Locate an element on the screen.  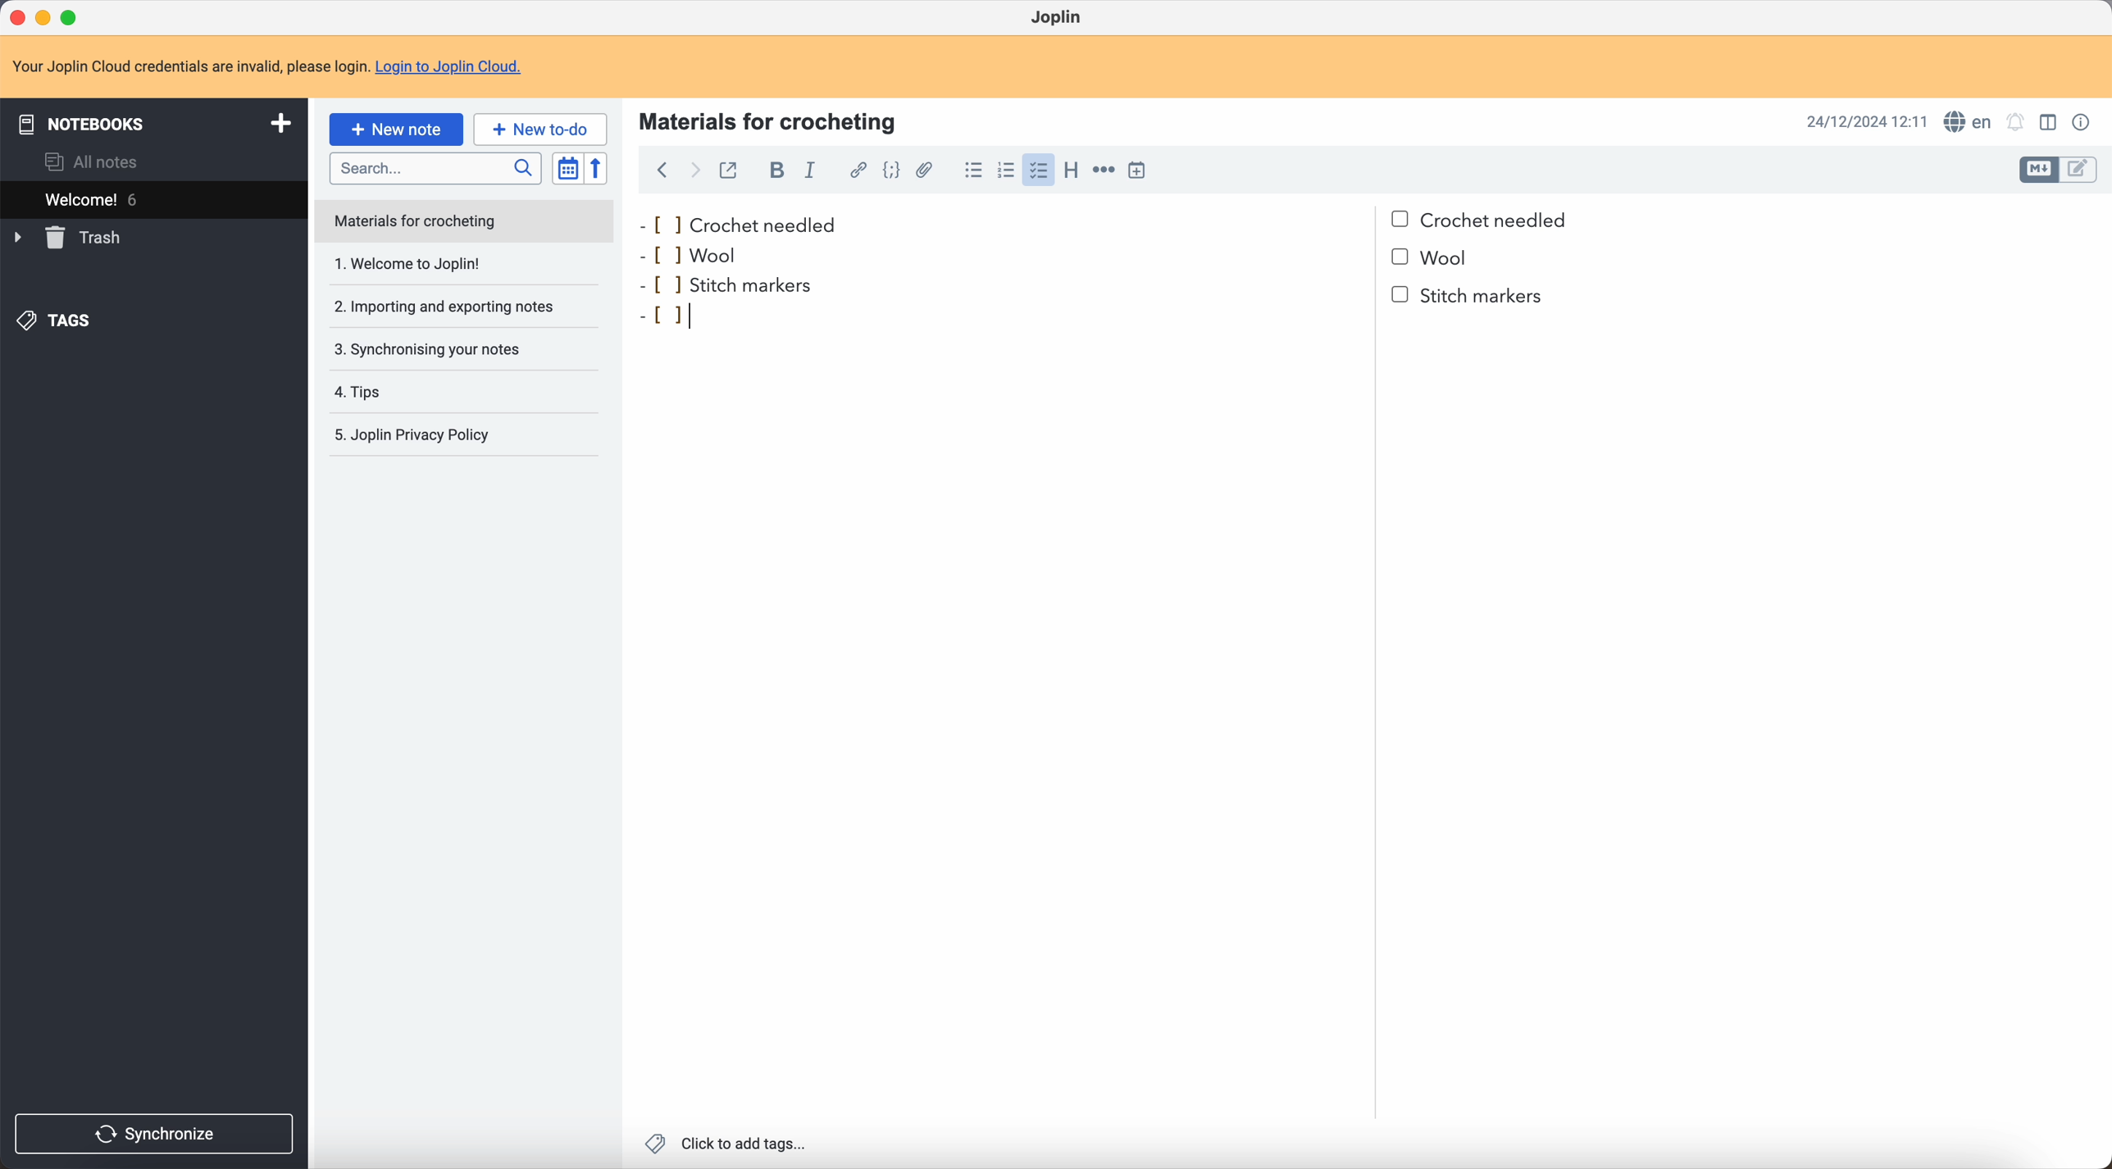
back is located at coordinates (662, 172).